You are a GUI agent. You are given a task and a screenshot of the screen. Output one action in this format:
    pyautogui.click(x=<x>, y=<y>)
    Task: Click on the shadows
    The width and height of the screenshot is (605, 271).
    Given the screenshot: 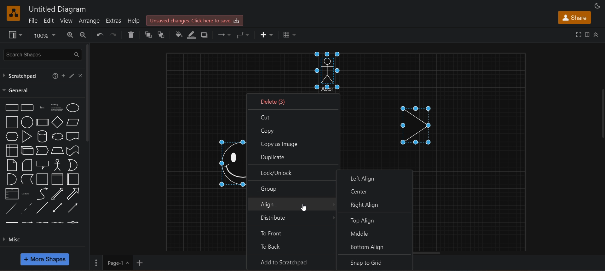 What is the action you would take?
    pyautogui.click(x=205, y=33)
    